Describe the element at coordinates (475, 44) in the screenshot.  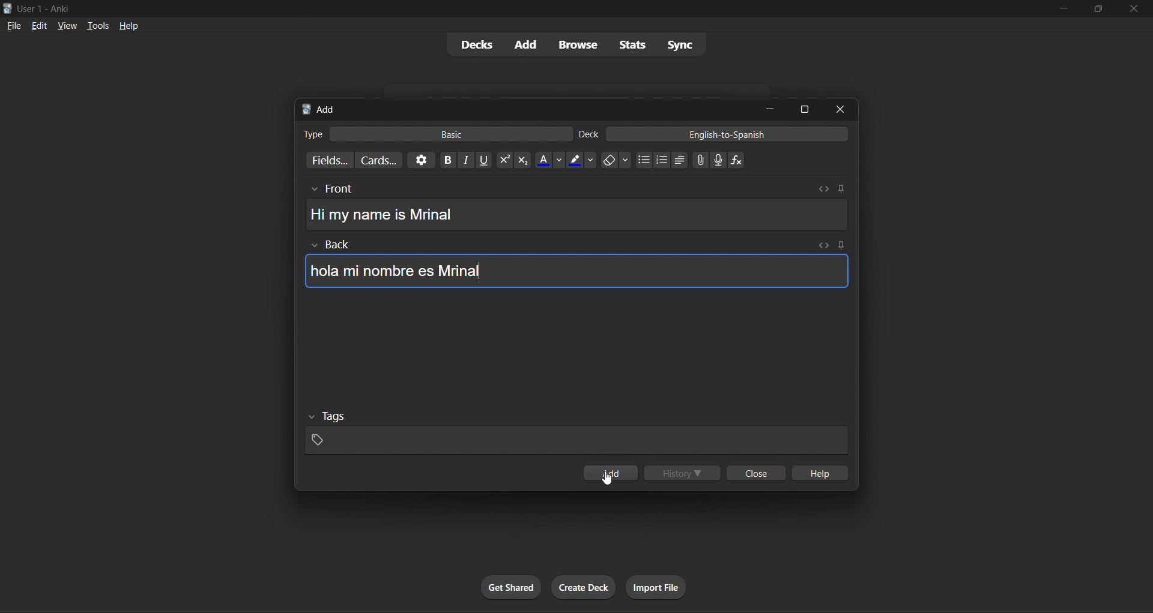
I see `decks` at that location.